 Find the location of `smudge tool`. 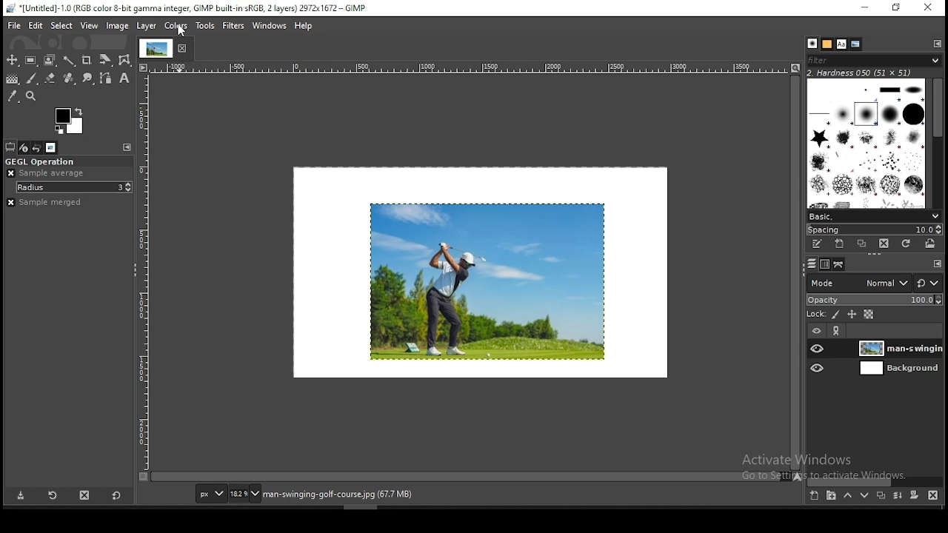

smudge tool is located at coordinates (92, 78).